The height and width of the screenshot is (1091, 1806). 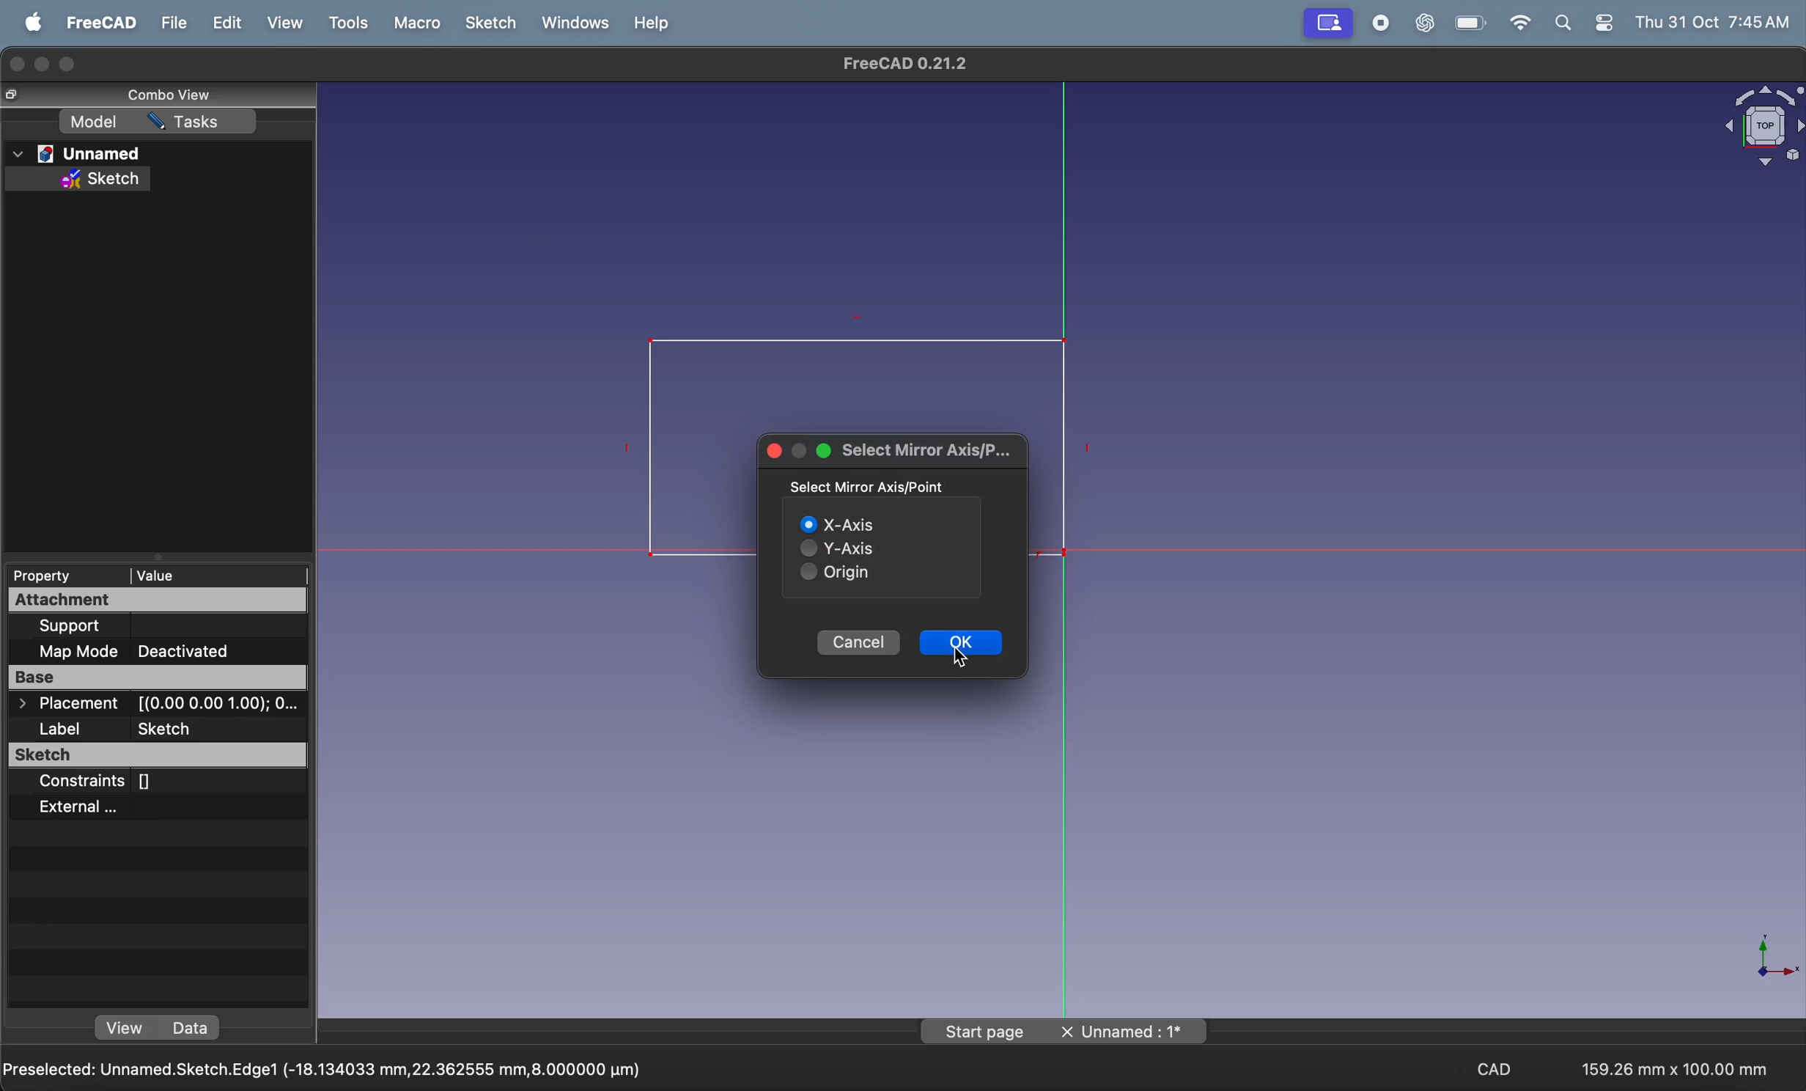 What do you see at coordinates (1517, 23) in the screenshot?
I see `wifi` at bounding box center [1517, 23].